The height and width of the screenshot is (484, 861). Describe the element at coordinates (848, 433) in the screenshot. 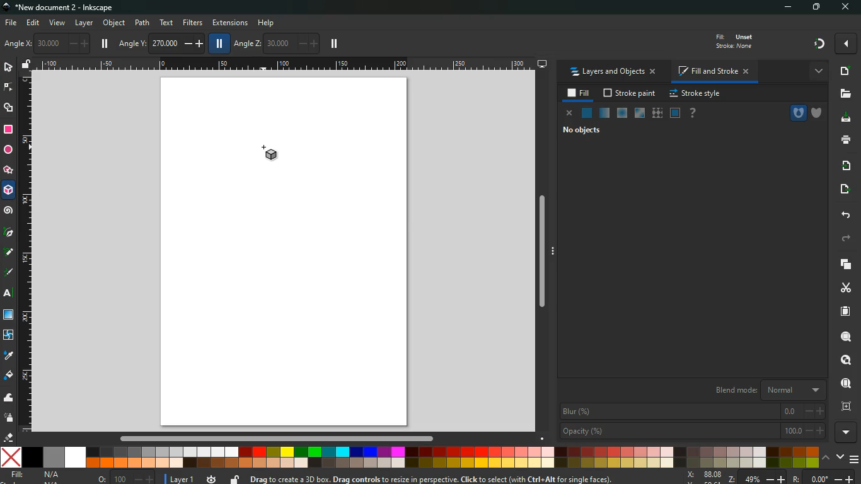

I see `more` at that location.